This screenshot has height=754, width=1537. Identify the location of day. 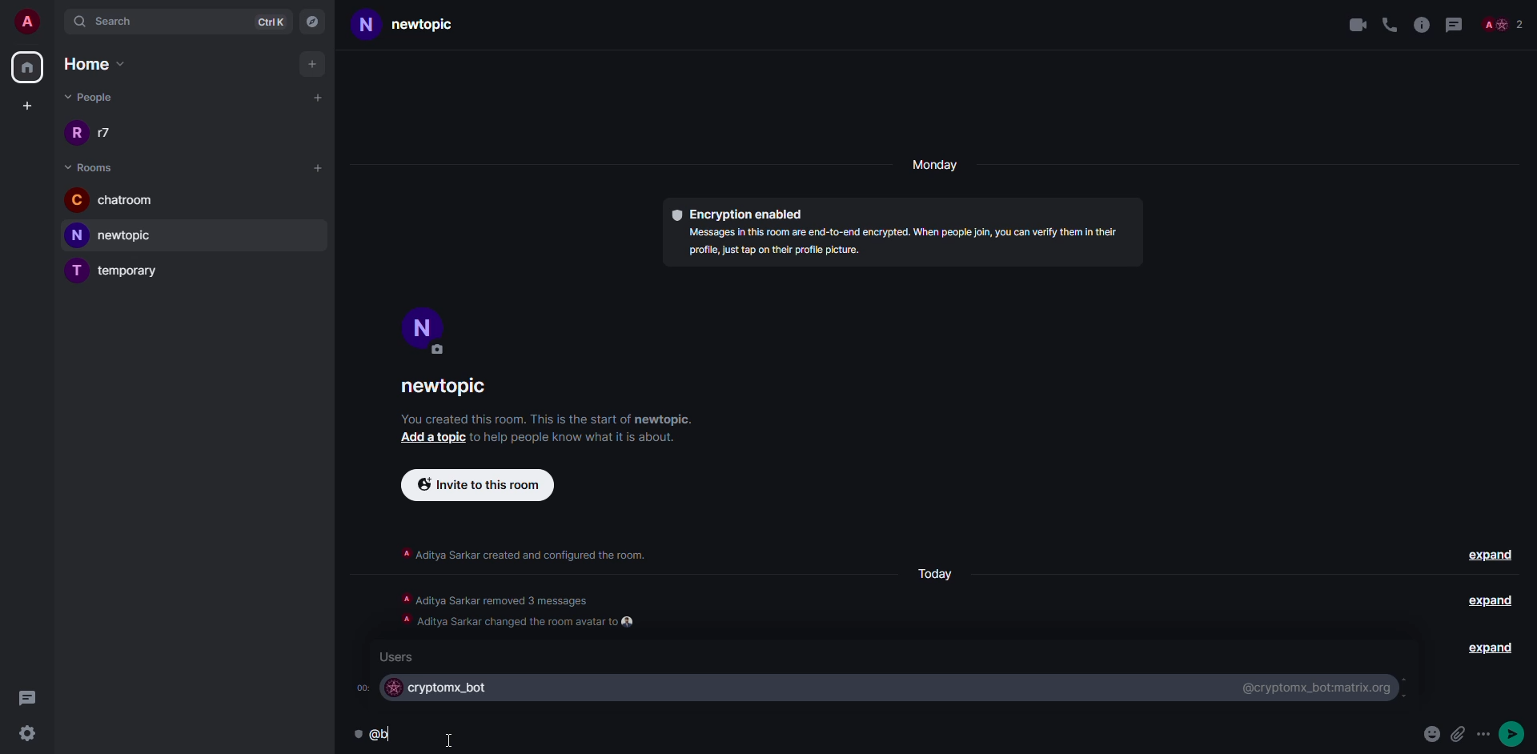
(937, 166).